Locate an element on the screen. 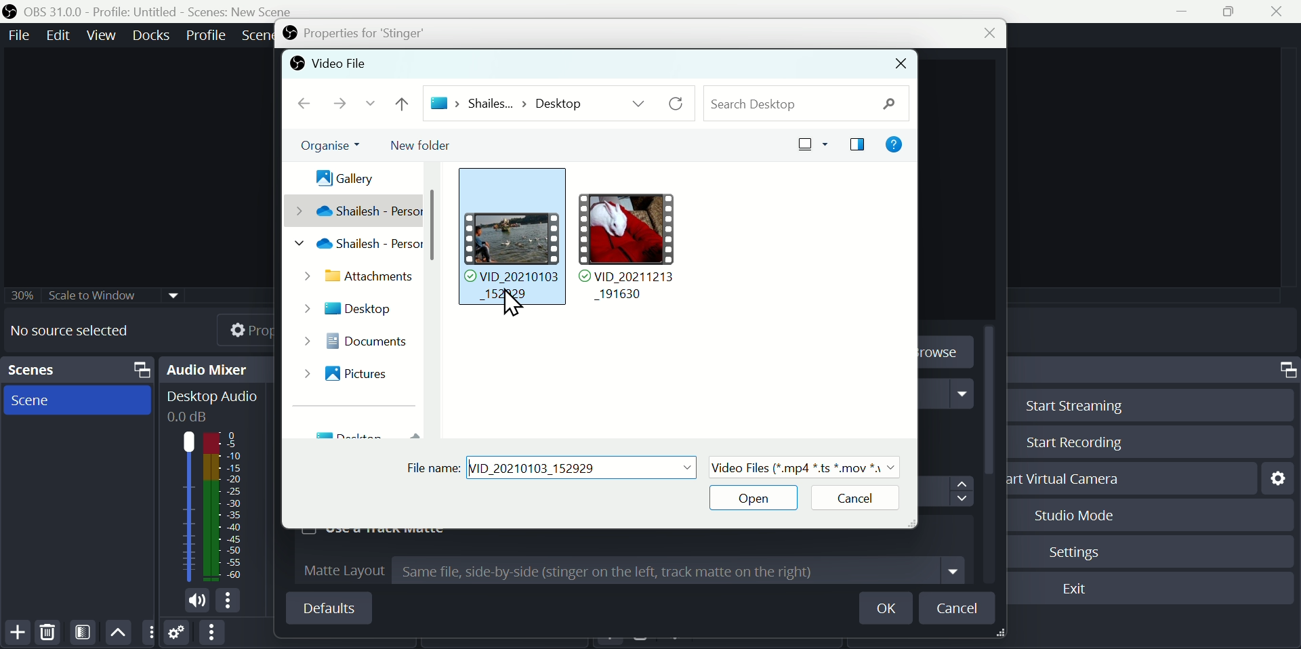  Close is located at coordinates (901, 64).